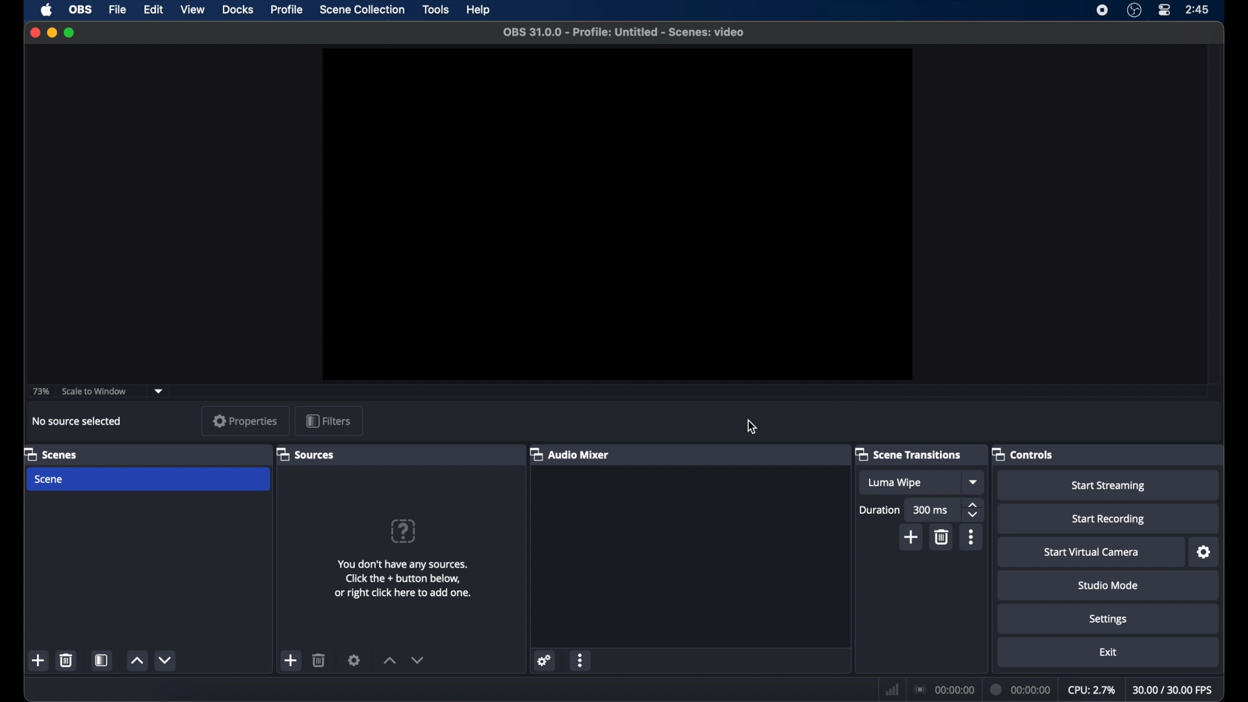 The image size is (1248, 702). What do you see at coordinates (972, 537) in the screenshot?
I see `more options` at bounding box center [972, 537].